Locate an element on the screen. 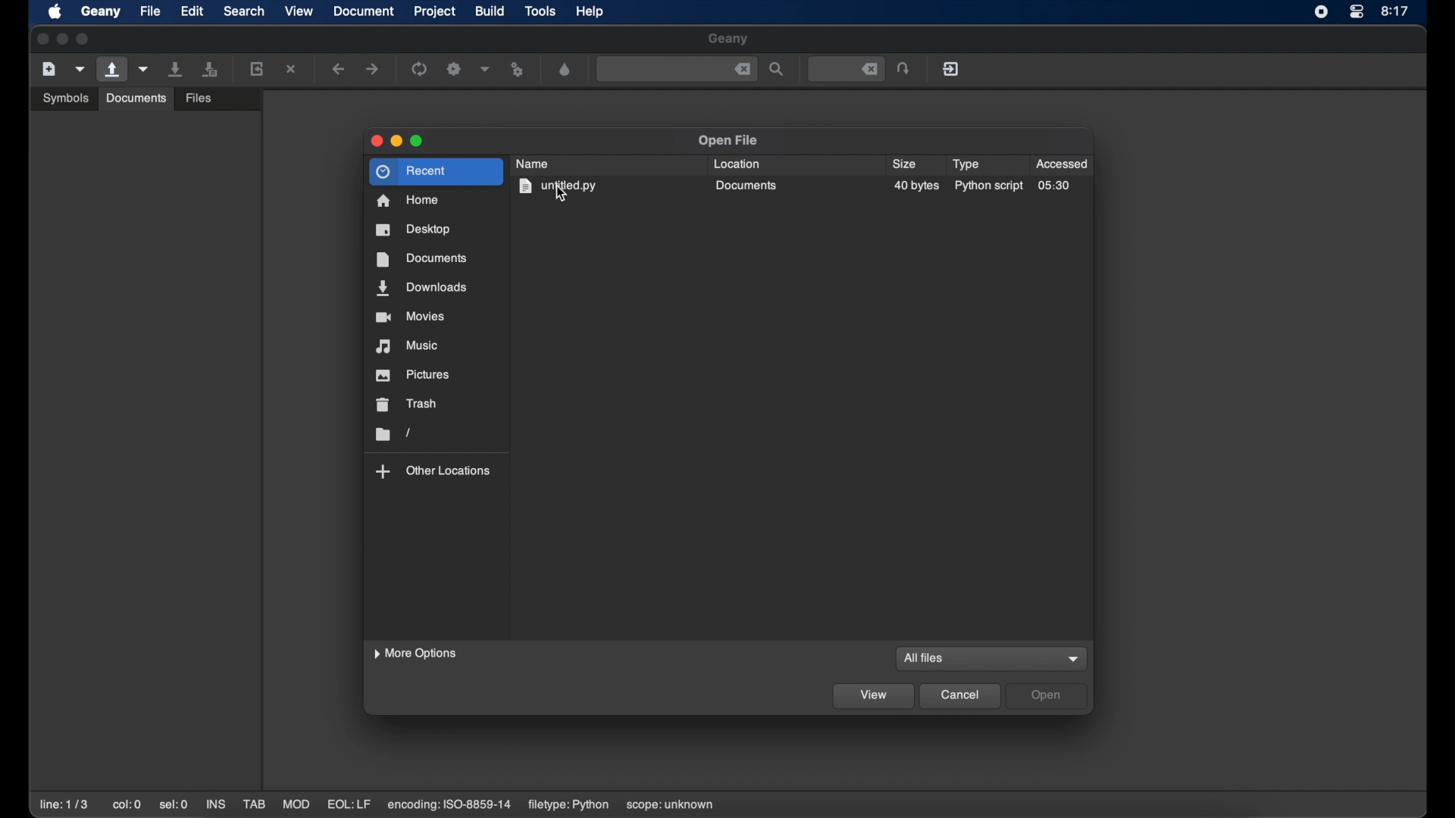  symbols is located at coordinates (67, 98).